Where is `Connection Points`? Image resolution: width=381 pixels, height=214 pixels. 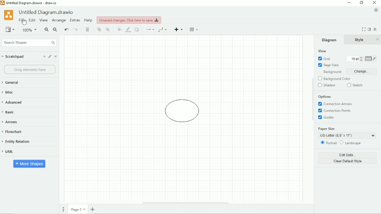 Connection Points is located at coordinates (336, 110).